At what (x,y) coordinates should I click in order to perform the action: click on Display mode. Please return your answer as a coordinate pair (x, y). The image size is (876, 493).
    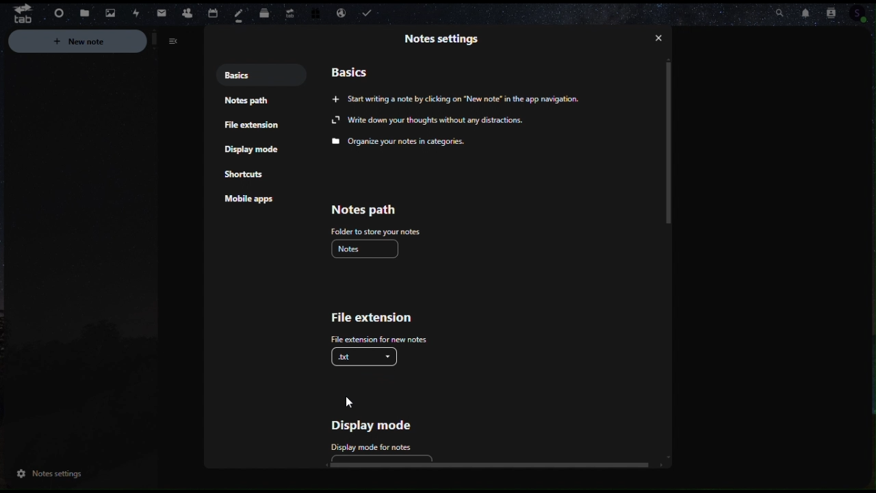
    Looking at the image, I should click on (254, 150).